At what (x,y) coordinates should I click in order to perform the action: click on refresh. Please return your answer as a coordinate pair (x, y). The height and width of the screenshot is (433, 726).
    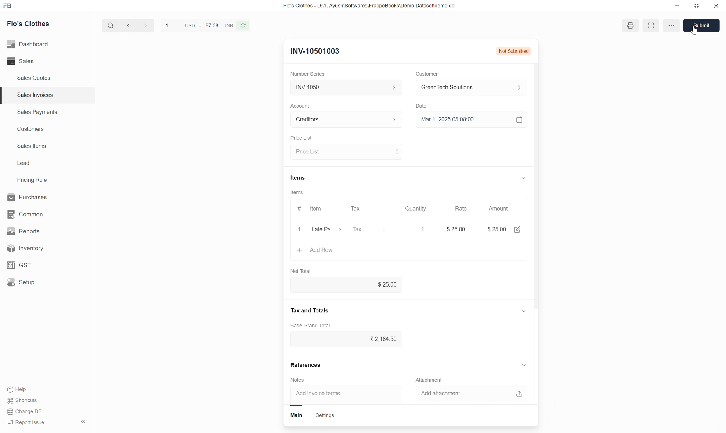
    Looking at the image, I should click on (245, 27).